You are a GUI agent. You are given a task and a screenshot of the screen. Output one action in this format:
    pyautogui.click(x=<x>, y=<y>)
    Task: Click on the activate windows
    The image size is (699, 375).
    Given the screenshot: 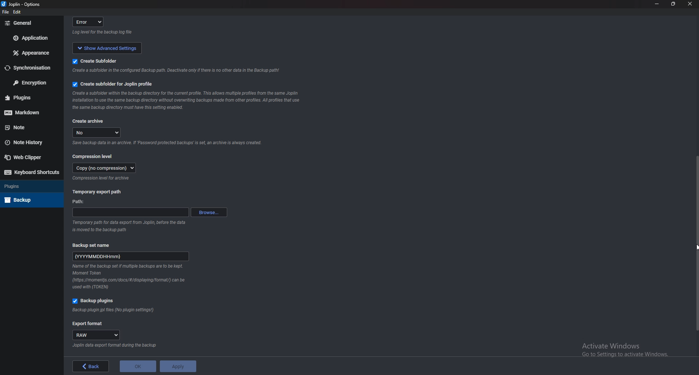 What is the action you would take?
    pyautogui.click(x=629, y=348)
    